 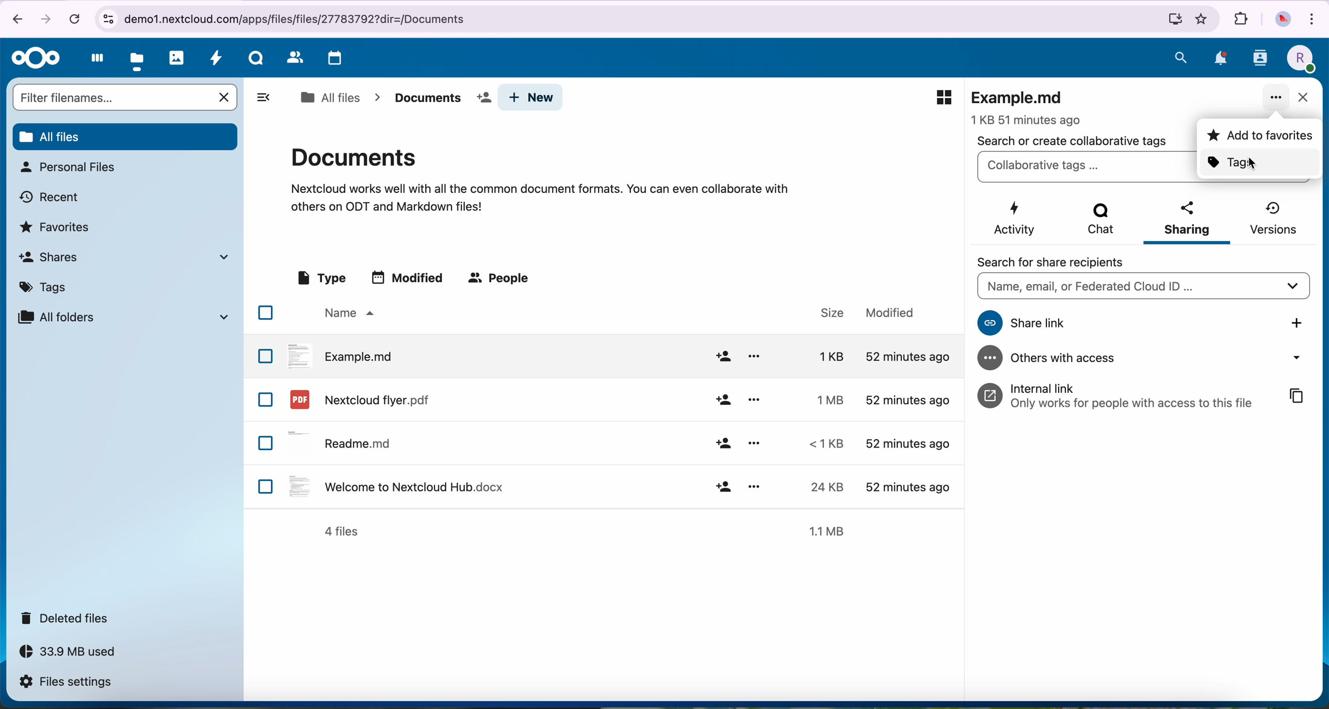 What do you see at coordinates (46, 285) in the screenshot?
I see `tags` at bounding box center [46, 285].